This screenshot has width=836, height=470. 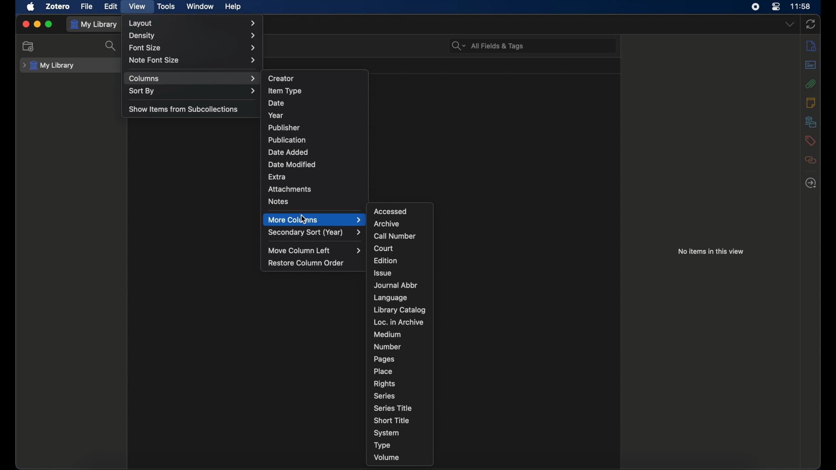 What do you see at coordinates (390, 211) in the screenshot?
I see `accessed` at bounding box center [390, 211].